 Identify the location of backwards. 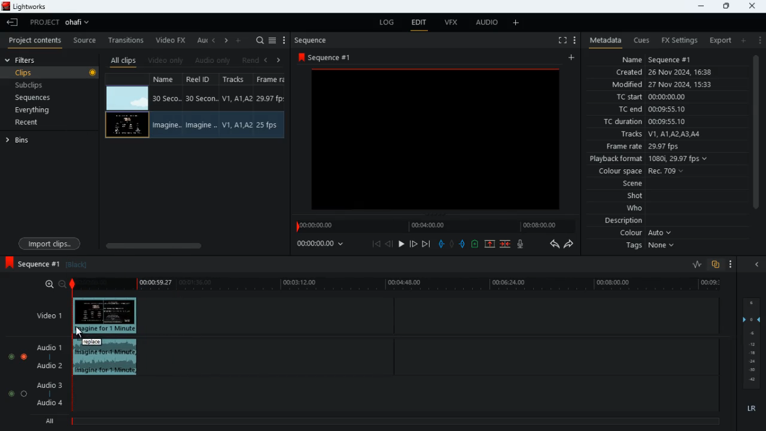
(553, 244).